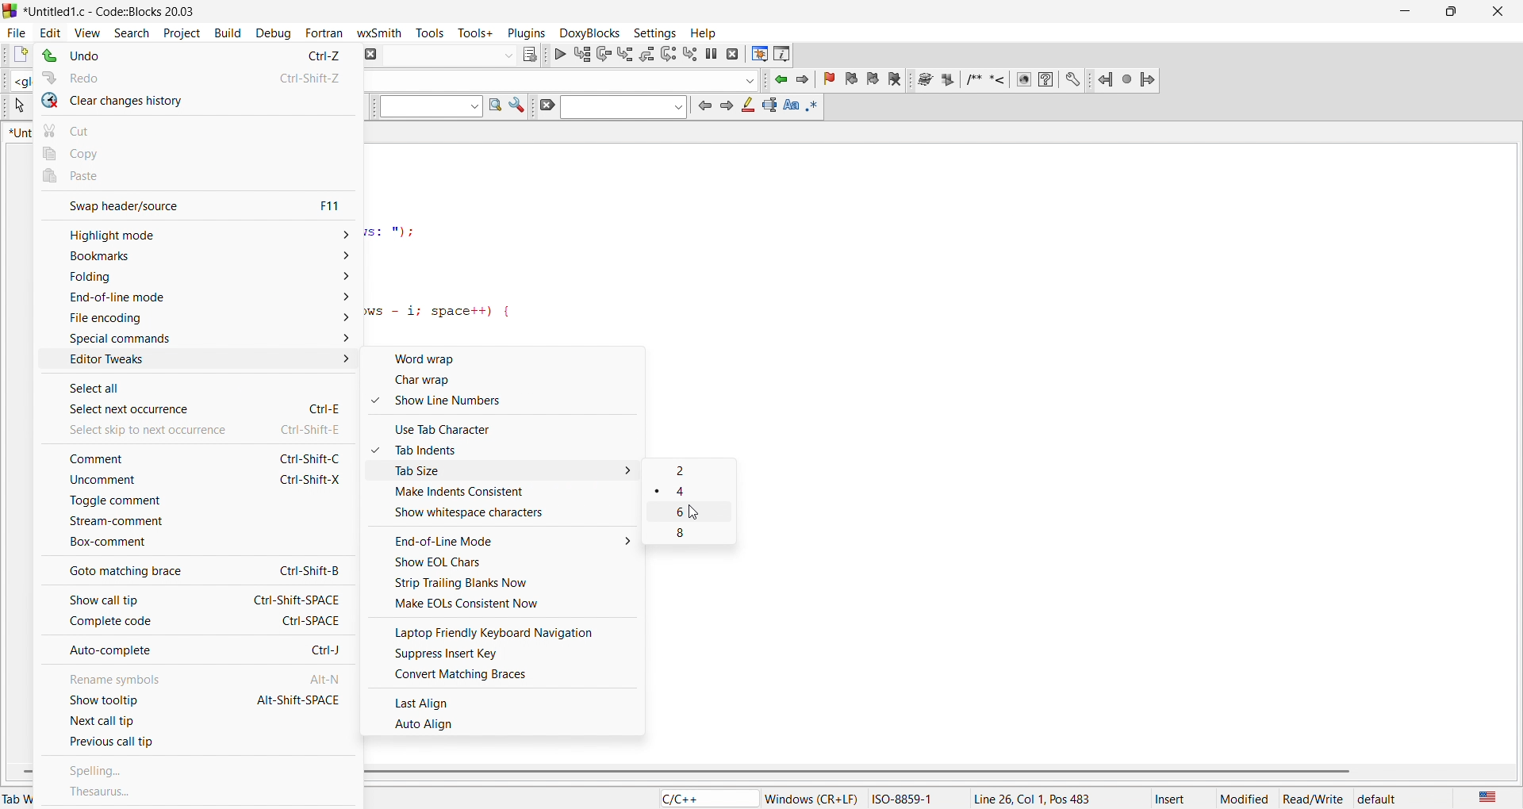  I want to click on view, so click(90, 29).